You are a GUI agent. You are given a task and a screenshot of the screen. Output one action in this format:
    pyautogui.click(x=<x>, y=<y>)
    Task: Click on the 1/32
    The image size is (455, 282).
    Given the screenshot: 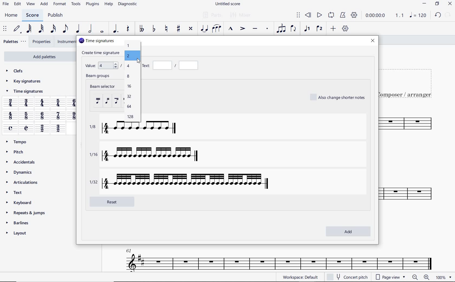 What is the action you would take?
    pyautogui.click(x=182, y=181)
    